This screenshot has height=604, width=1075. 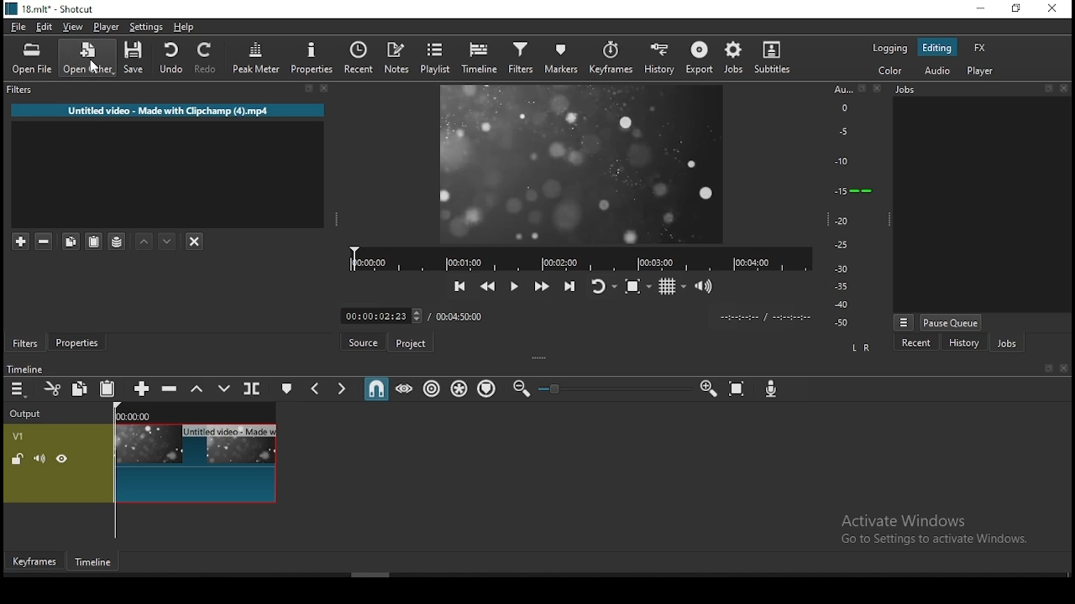 I want to click on split at playhead, so click(x=359, y=57).